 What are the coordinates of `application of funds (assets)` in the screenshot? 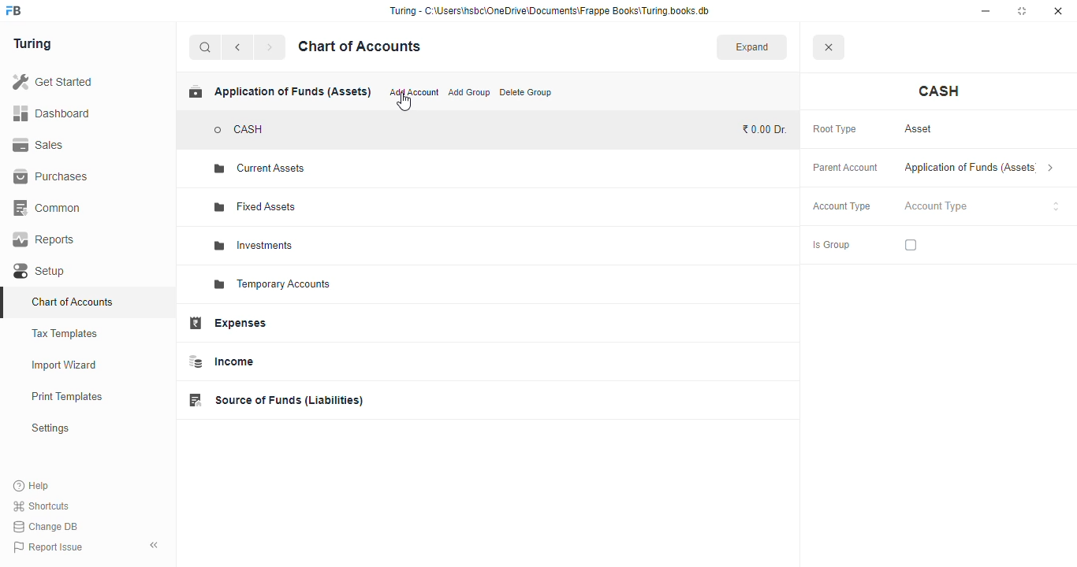 It's located at (280, 91).